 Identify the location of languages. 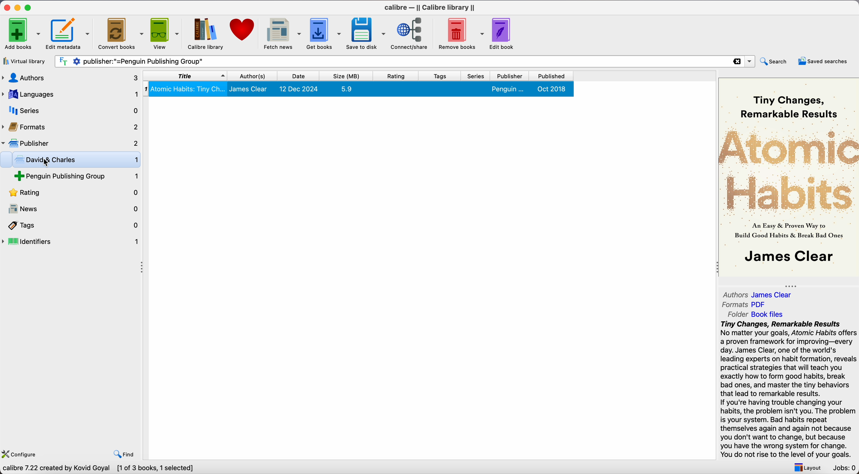
(69, 94).